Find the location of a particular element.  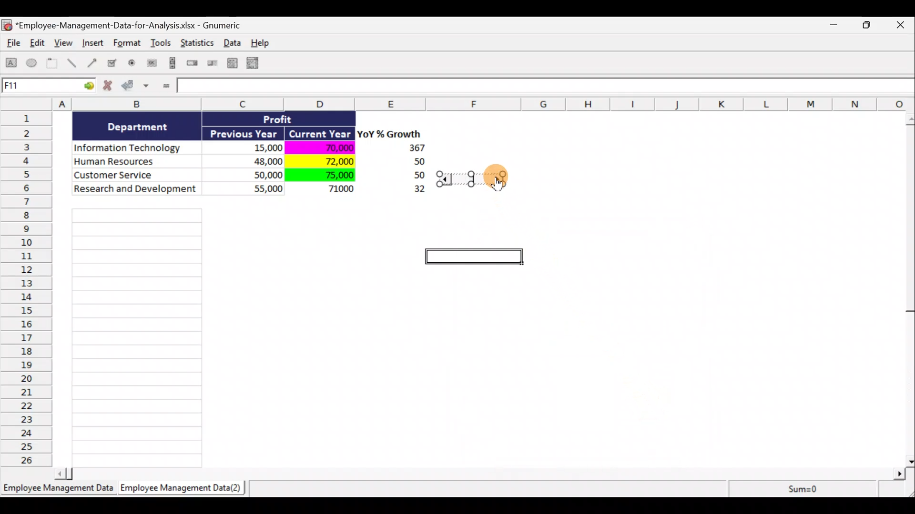

Create a scrollbar is located at coordinates (171, 65).